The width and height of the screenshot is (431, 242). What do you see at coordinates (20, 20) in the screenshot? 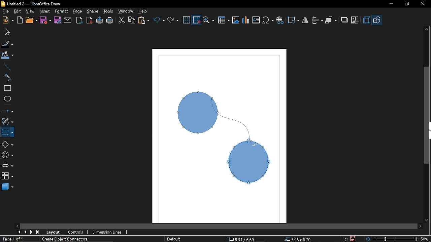
I see `Open template` at bounding box center [20, 20].